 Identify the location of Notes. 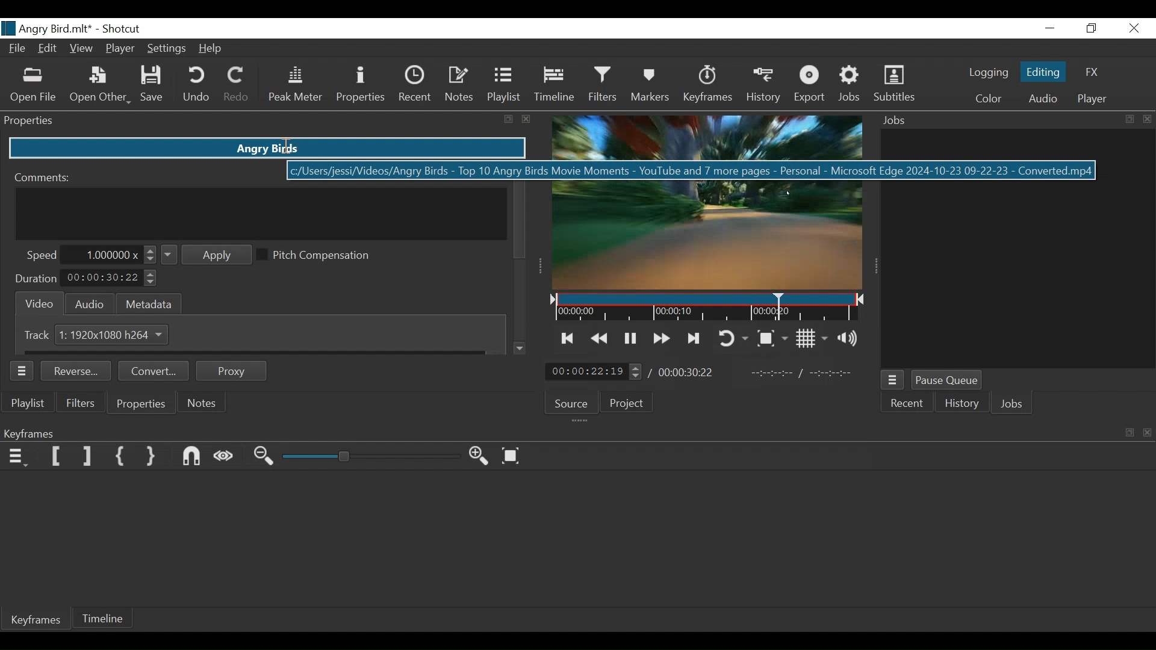
(203, 403).